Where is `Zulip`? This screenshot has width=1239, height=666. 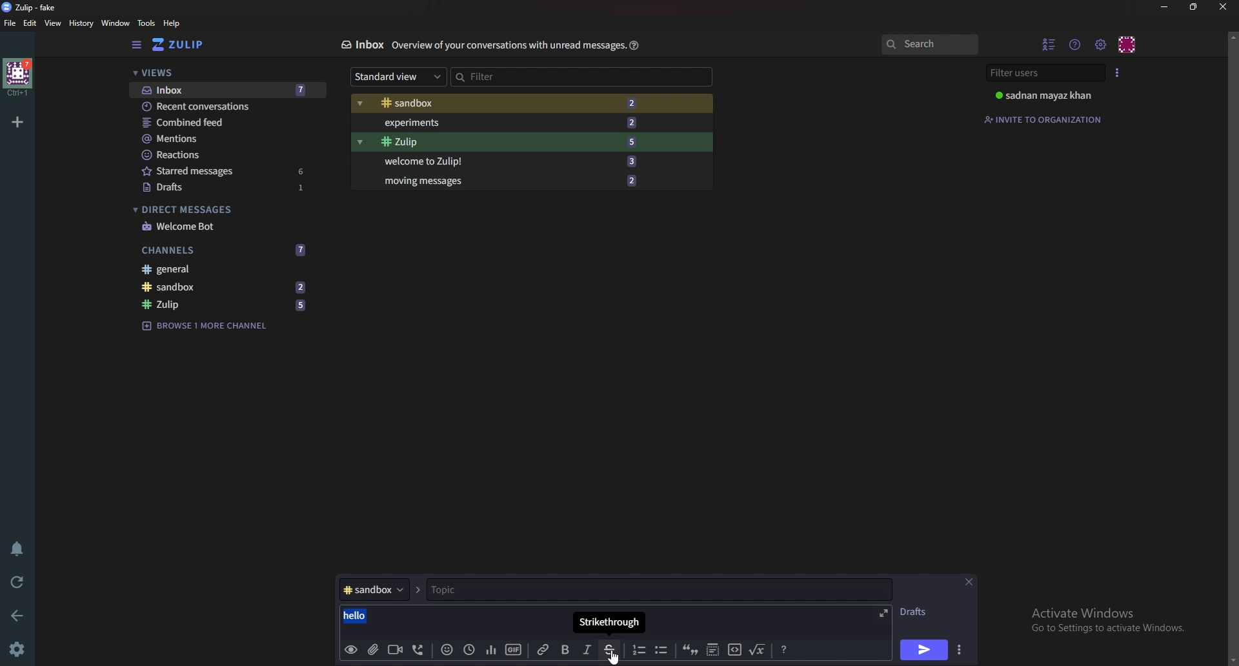
Zulip is located at coordinates (223, 303).